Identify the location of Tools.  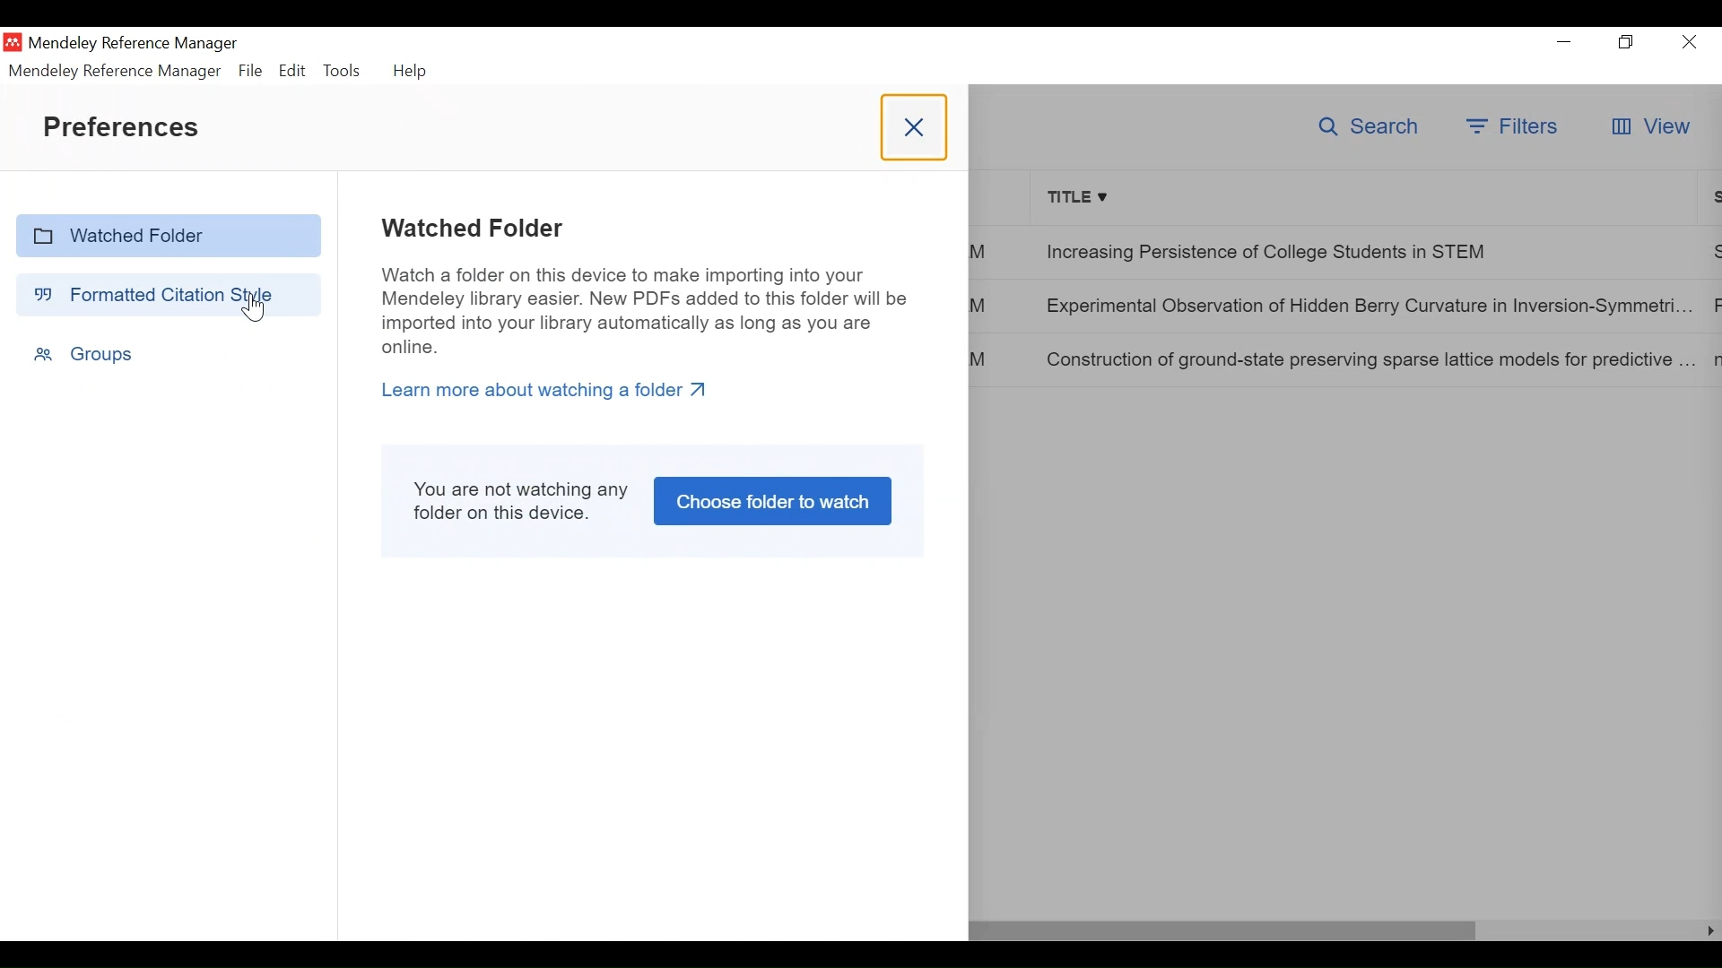
(342, 69).